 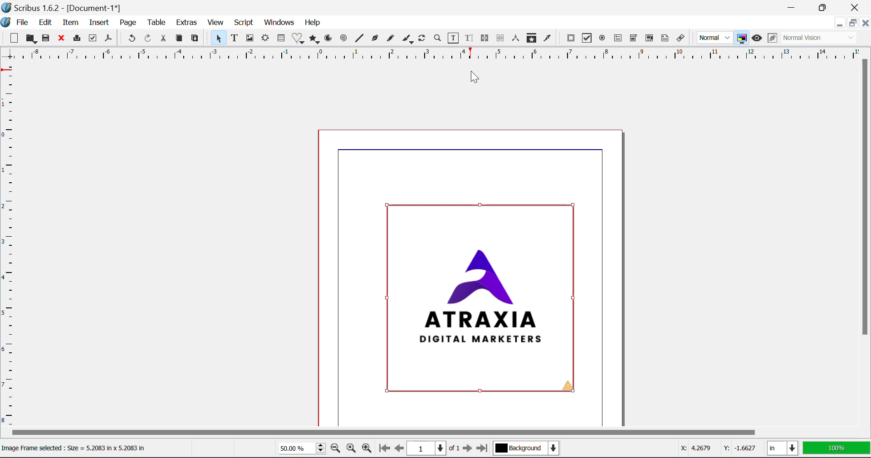 I want to click on Copy Item Properties, so click(x=533, y=40).